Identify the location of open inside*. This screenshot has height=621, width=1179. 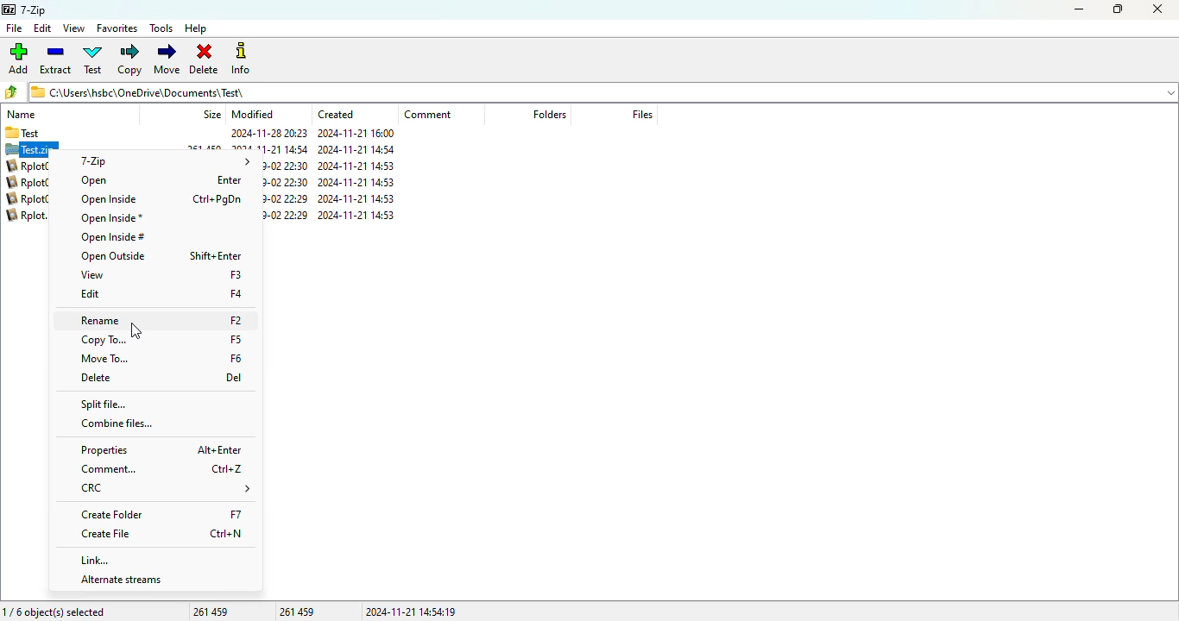
(110, 218).